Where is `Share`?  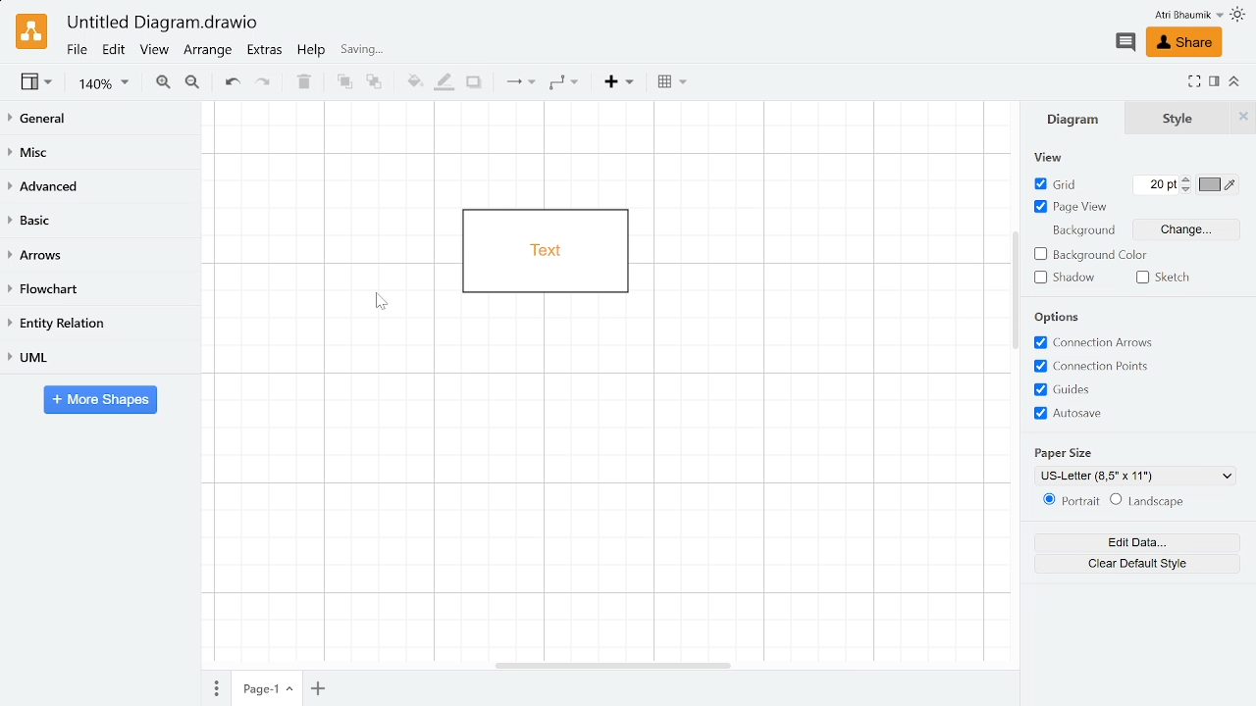 Share is located at coordinates (1182, 43).